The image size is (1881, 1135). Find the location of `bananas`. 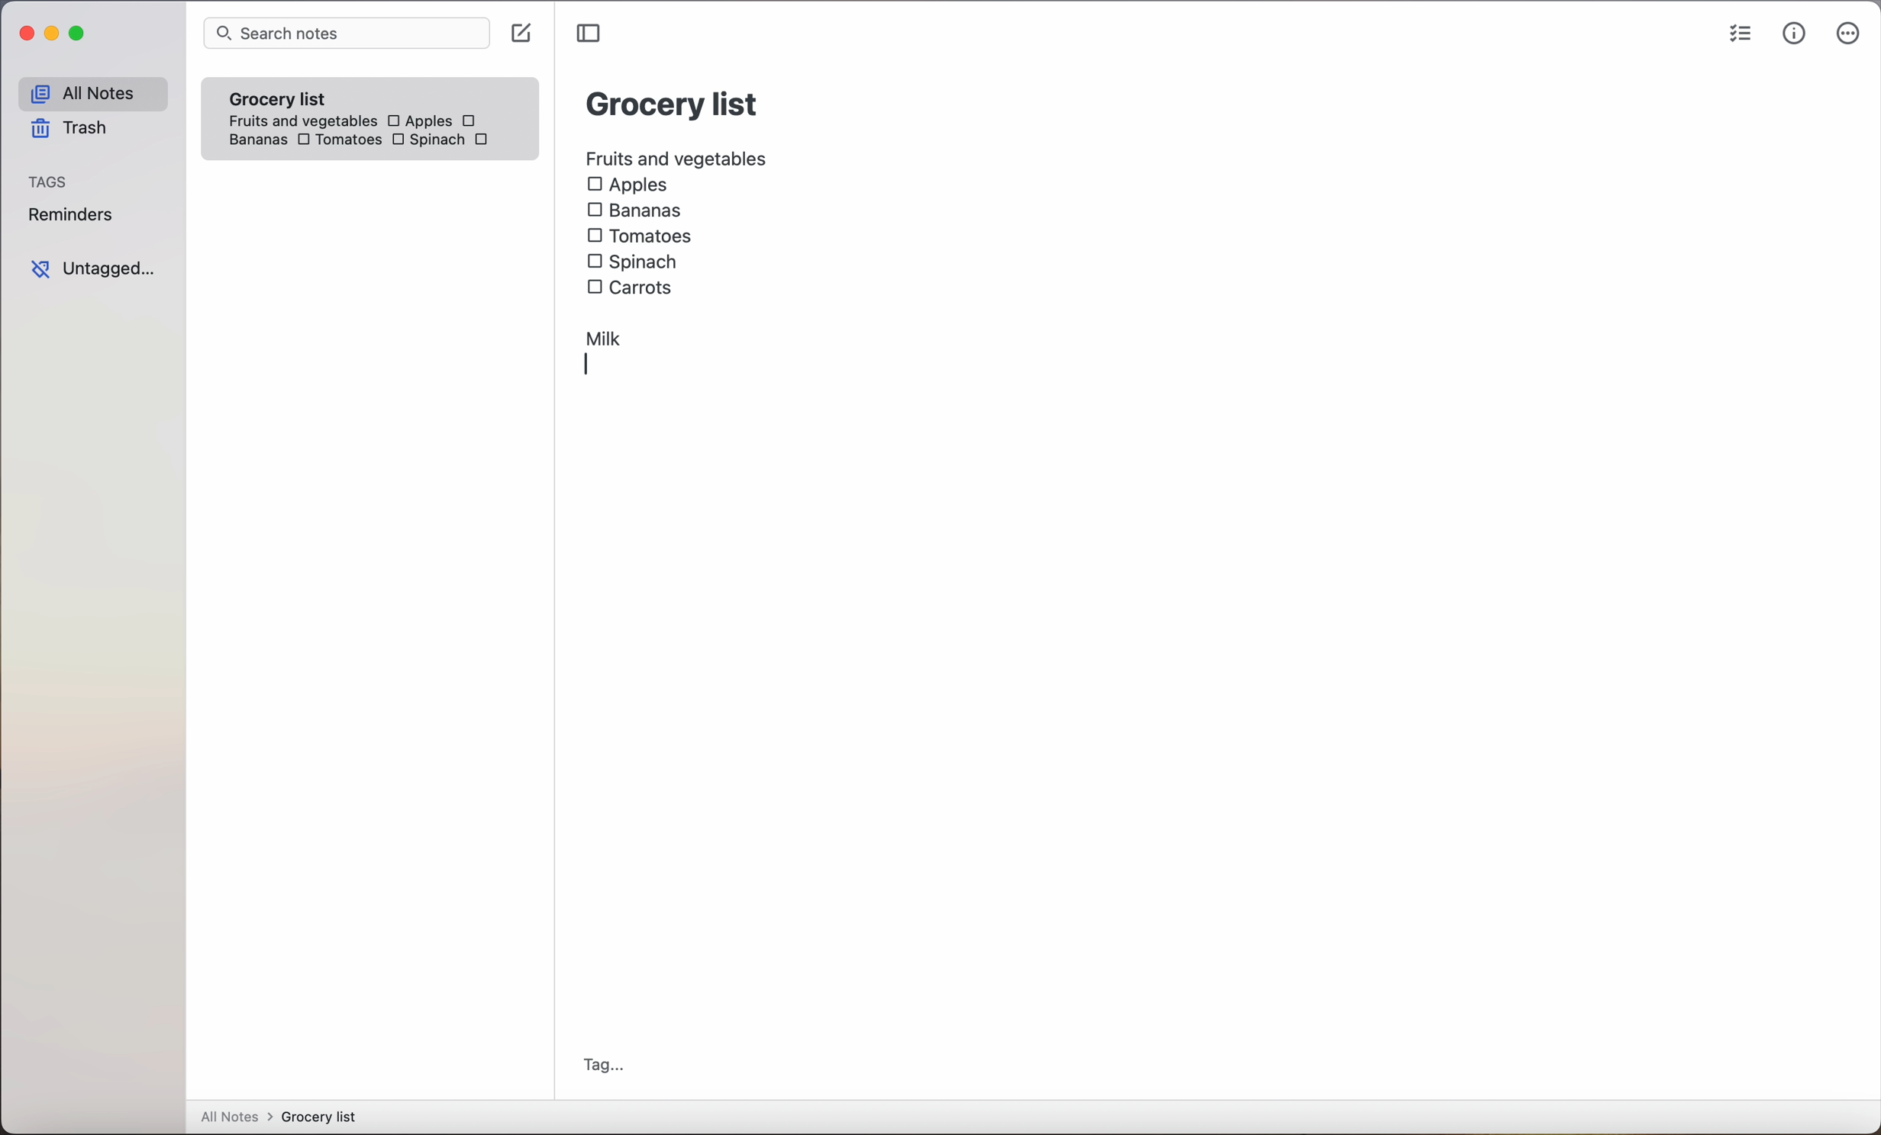

bananas is located at coordinates (255, 140).